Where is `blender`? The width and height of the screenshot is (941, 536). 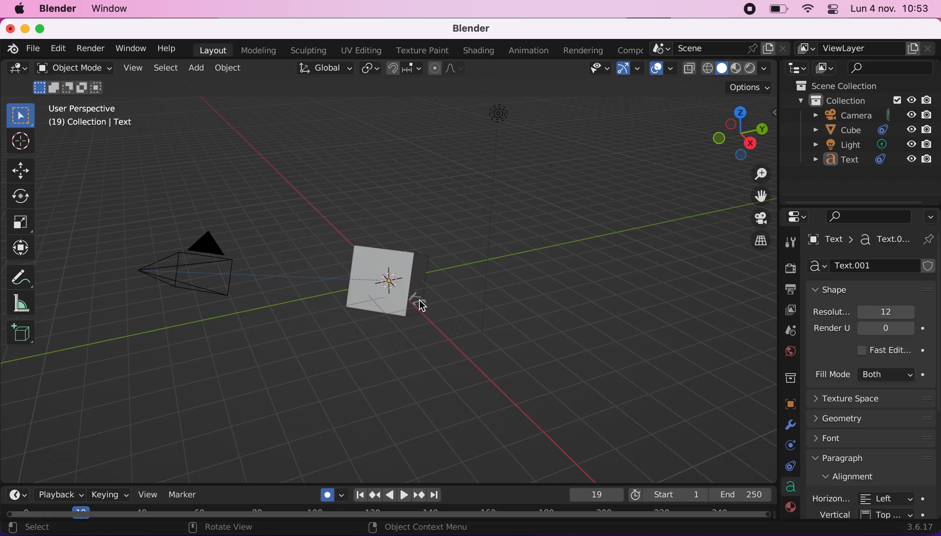 blender is located at coordinates (62, 10).